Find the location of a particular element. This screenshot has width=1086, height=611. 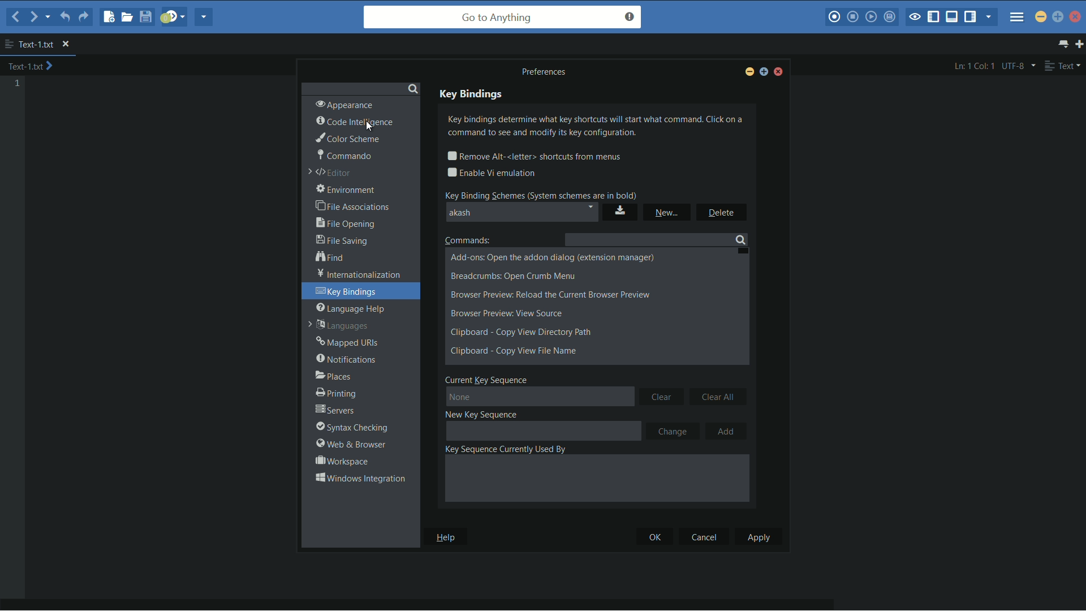

syntax checking is located at coordinates (351, 428).